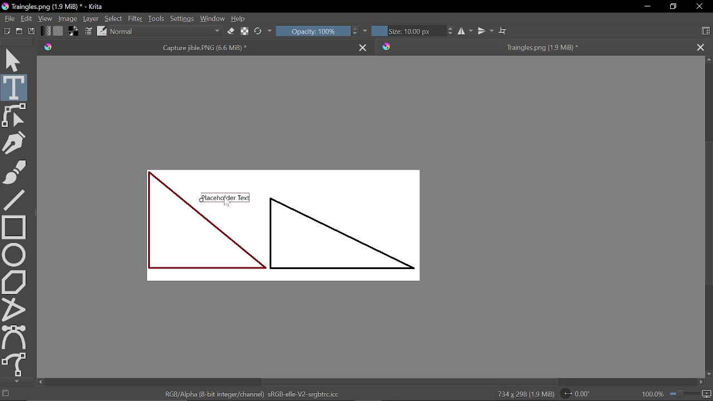  Describe the element at coordinates (677, 394) in the screenshot. I see `100.0%` at that location.